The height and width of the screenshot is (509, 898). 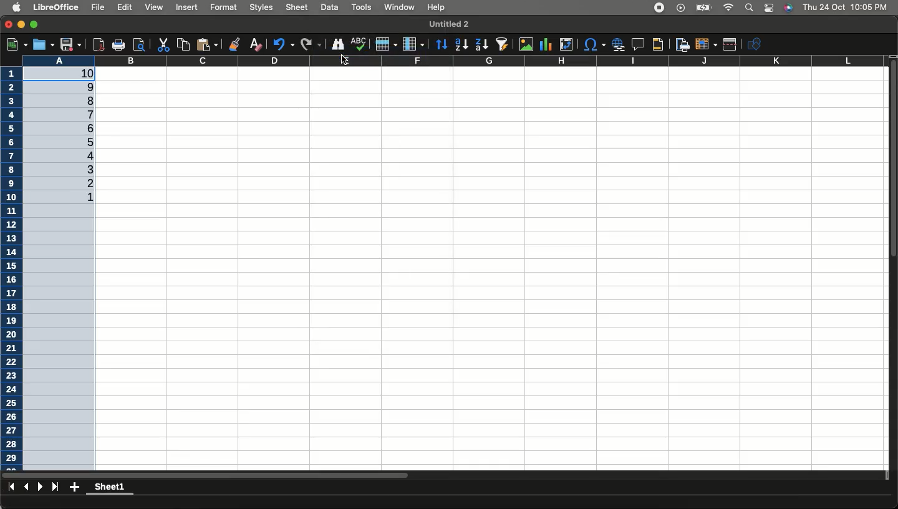 I want to click on Last sheet, so click(x=57, y=487).